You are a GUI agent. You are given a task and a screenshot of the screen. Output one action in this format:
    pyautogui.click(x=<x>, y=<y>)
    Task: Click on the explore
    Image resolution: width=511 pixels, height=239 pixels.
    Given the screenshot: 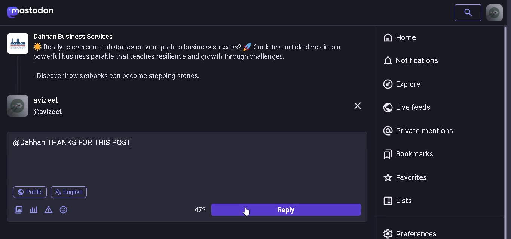 What is the action you would take?
    pyautogui.click(x=402, y=85)
    